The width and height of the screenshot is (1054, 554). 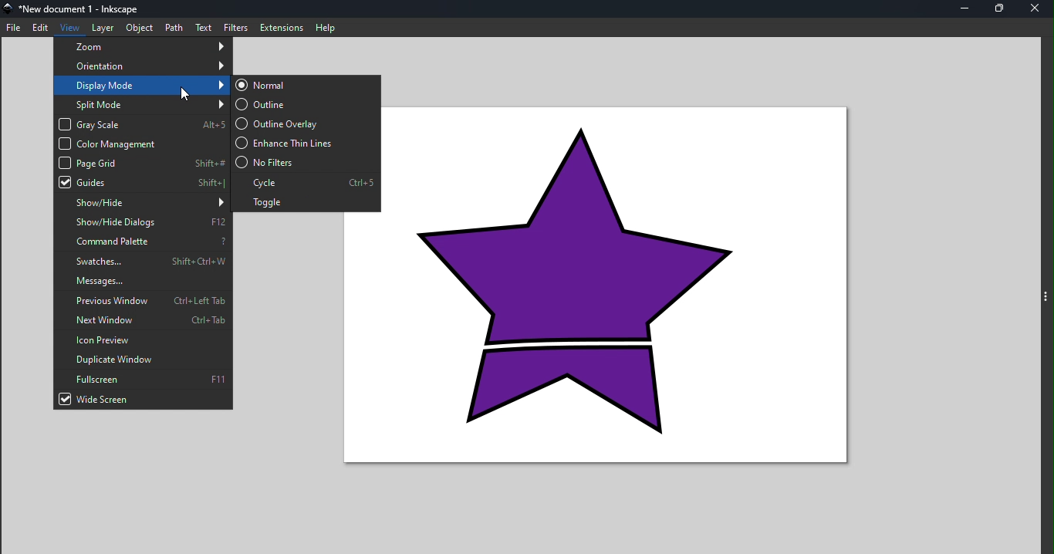 What do you see at coordinates (177, 25) in the screenshot?
I see `Path` at bounding box center [177, 25].